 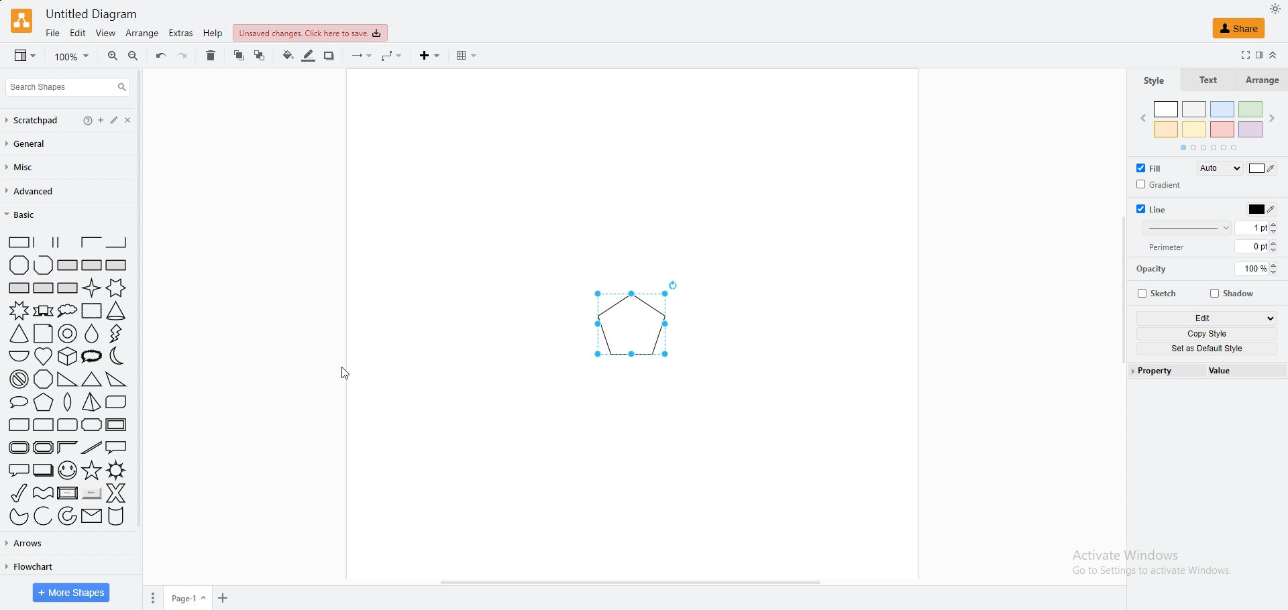 I want to click on plaque, so click(x=92, y=426).